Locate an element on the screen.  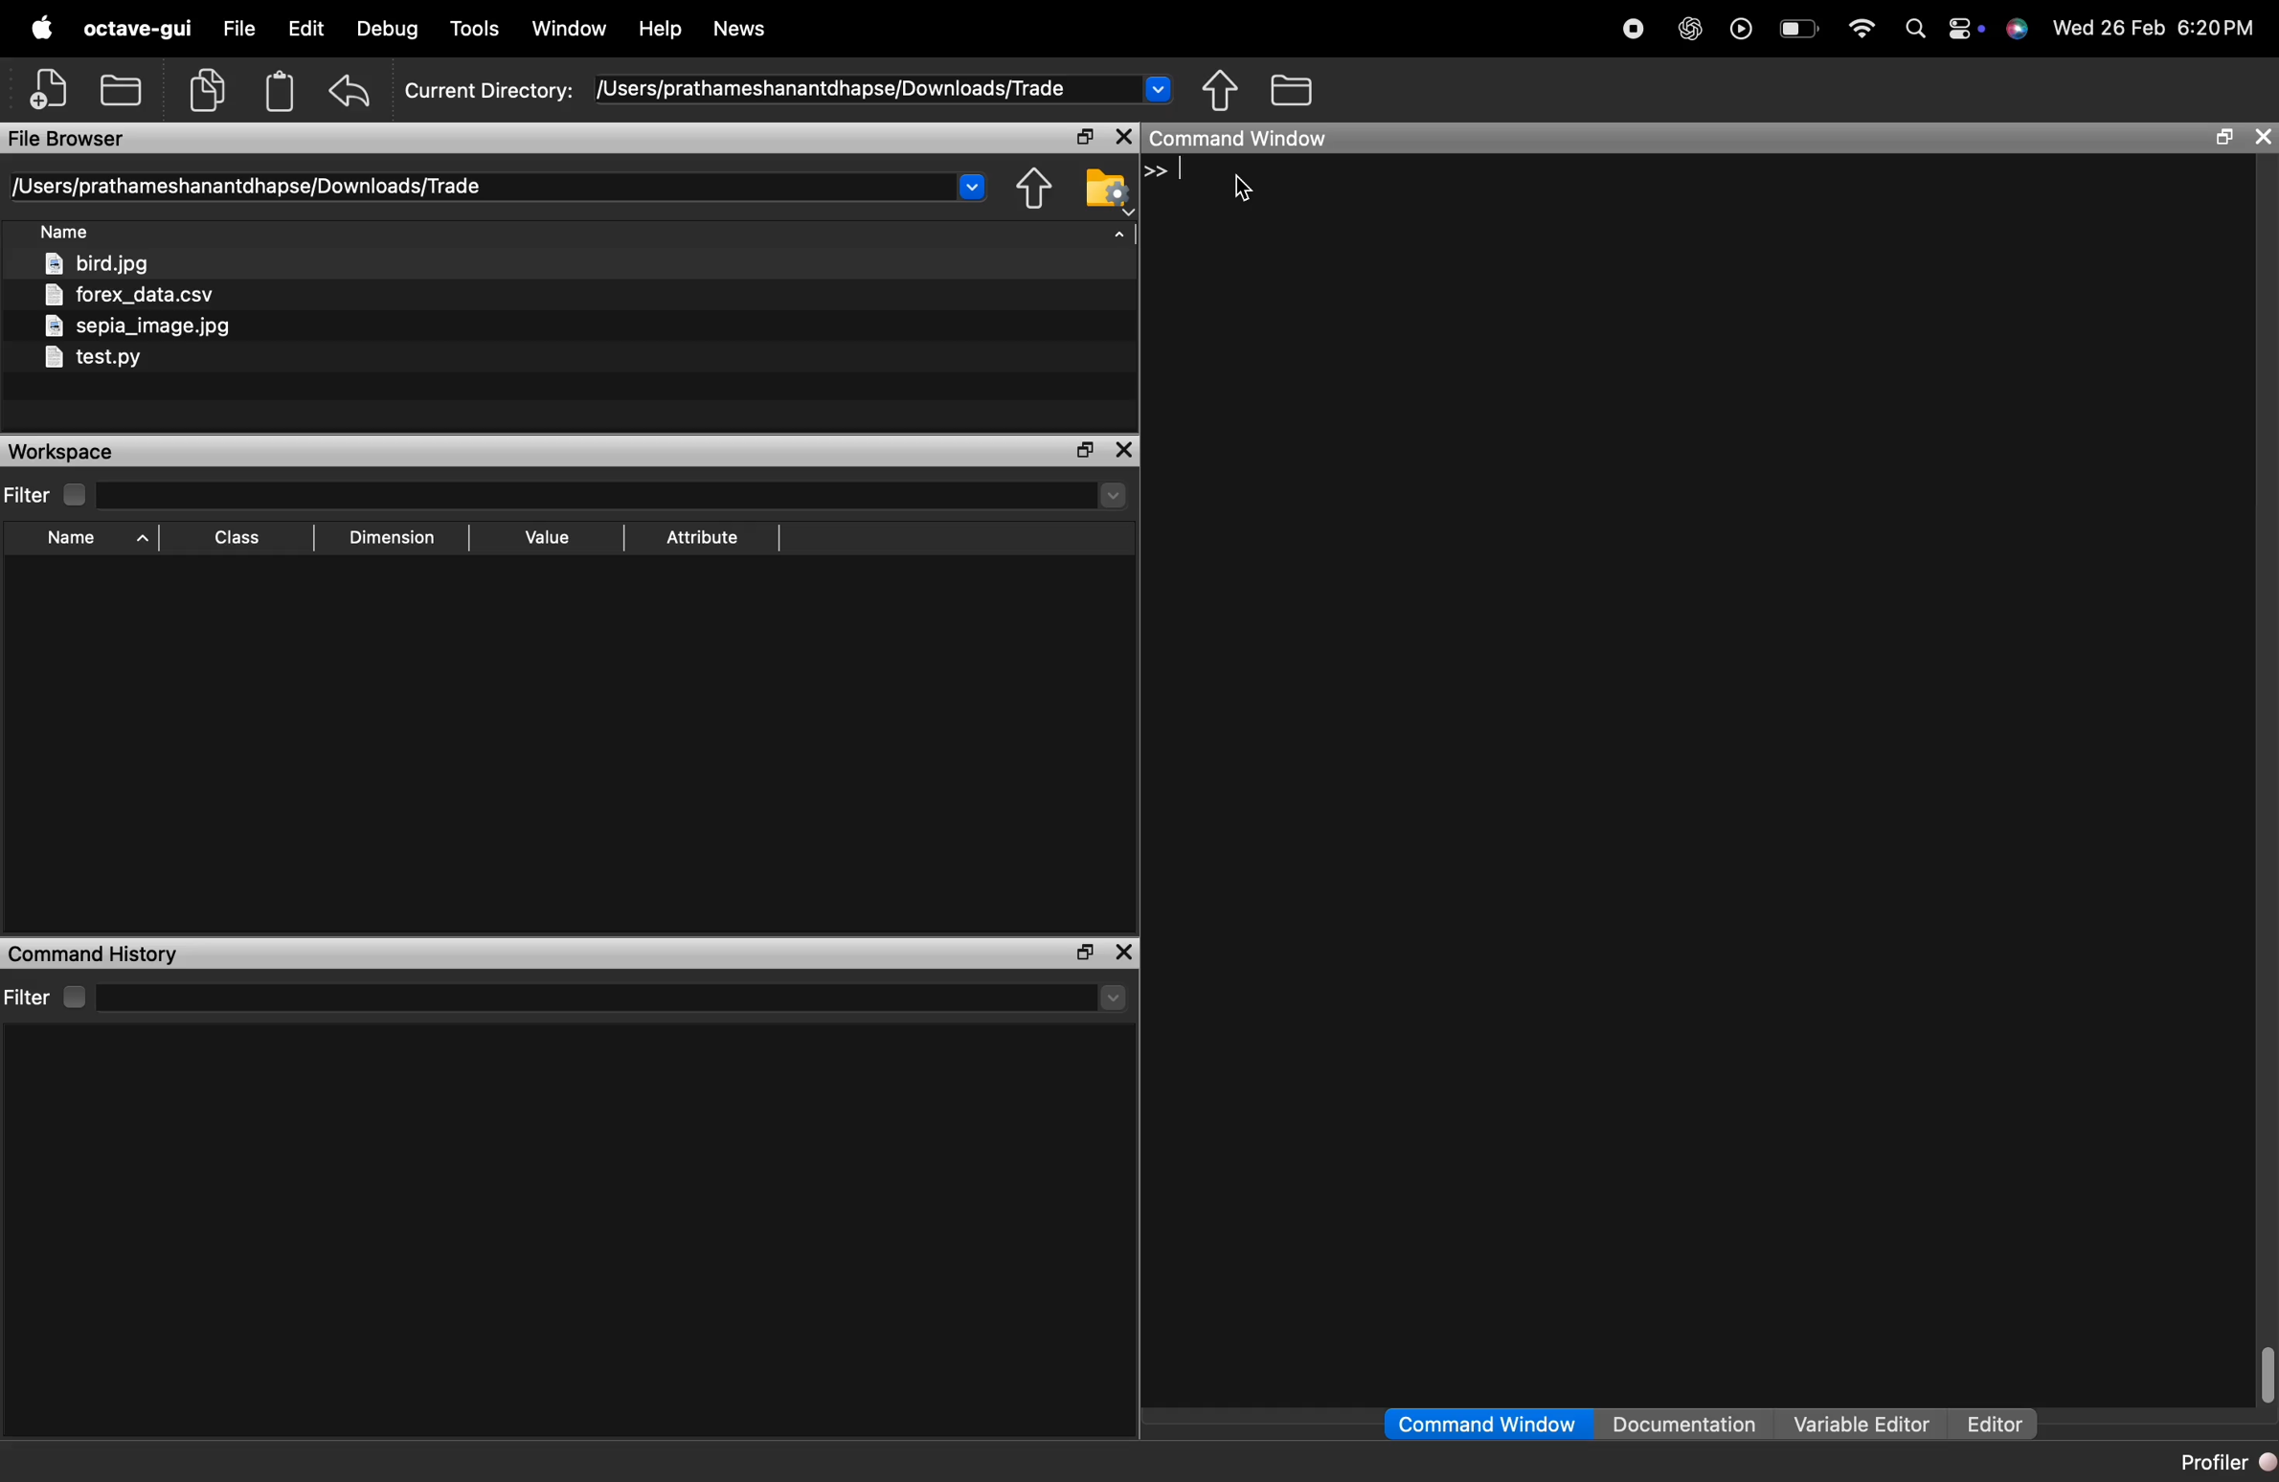
wifi is located at coordinates (1862, 29).